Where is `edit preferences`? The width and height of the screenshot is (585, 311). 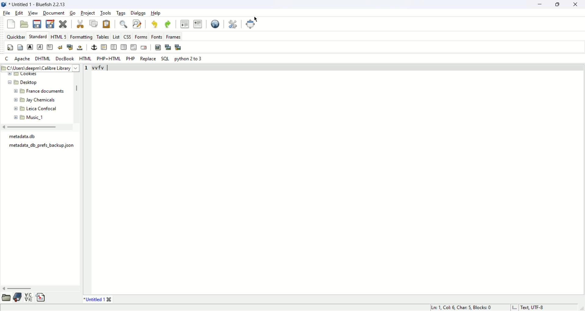
edit preferences is located at coordinates (232, 23).